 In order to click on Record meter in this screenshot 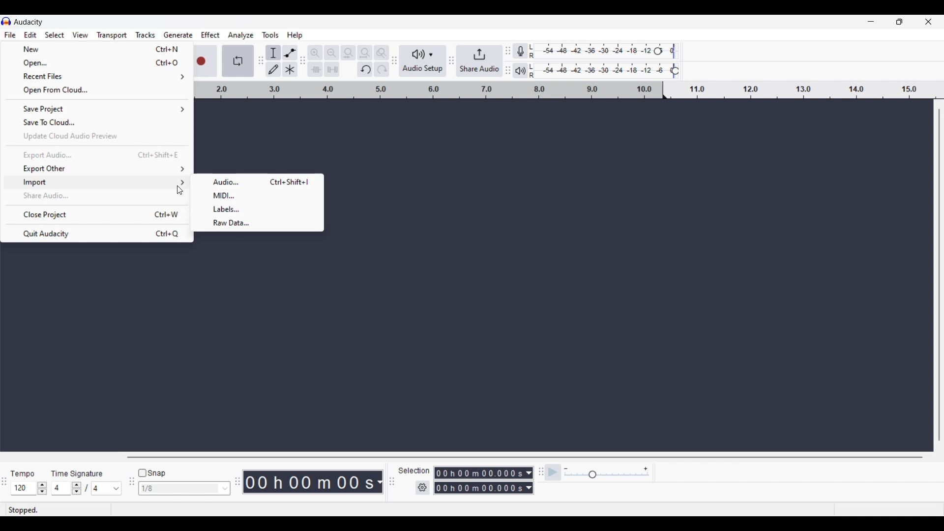, I will do `click(527, 51)`.